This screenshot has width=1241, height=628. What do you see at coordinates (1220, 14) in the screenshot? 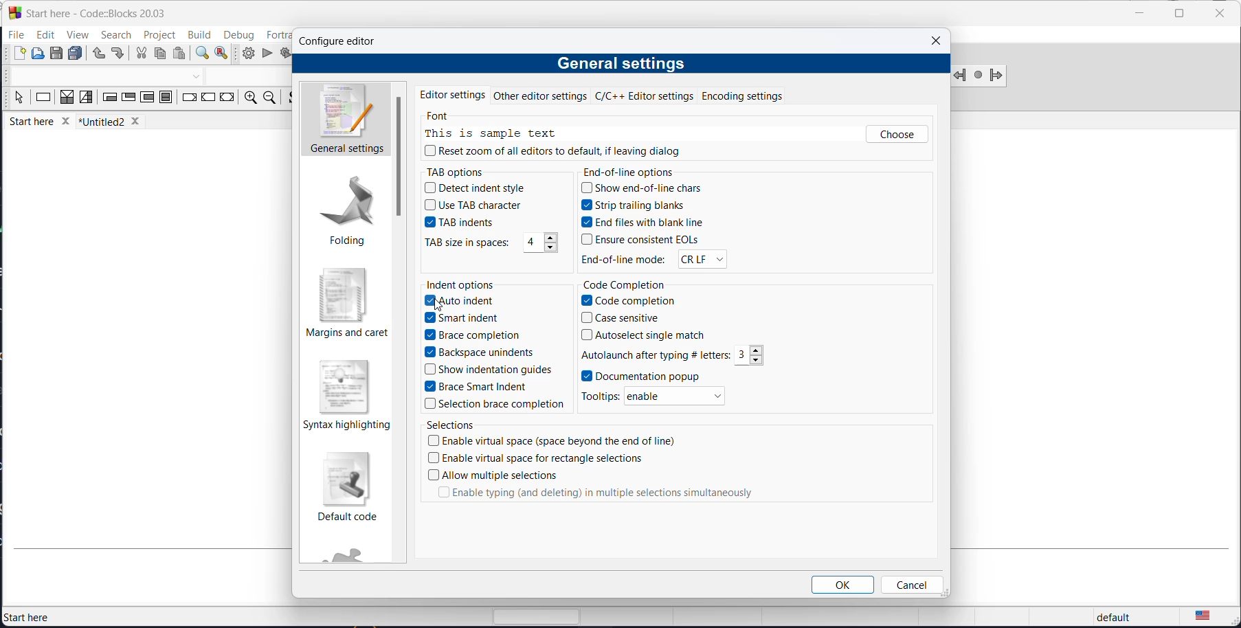
I see `close` at bounding box center [1220, 14].